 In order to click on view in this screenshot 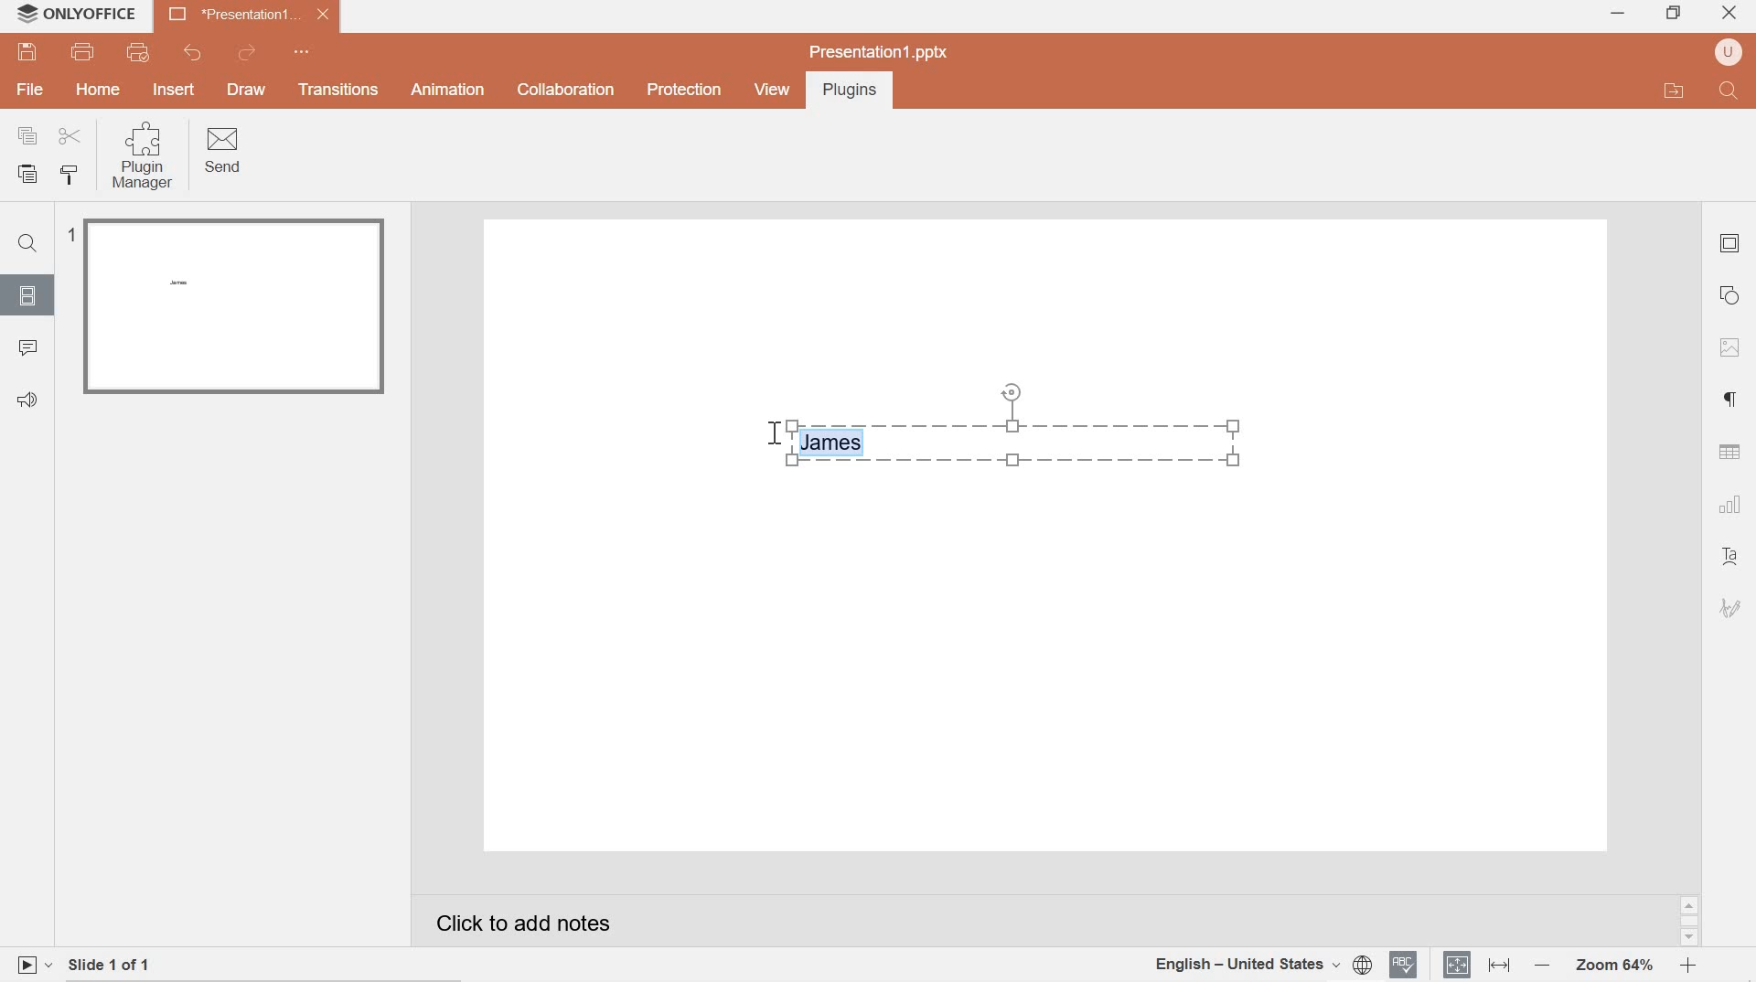, I will do `click(770, 90)`.